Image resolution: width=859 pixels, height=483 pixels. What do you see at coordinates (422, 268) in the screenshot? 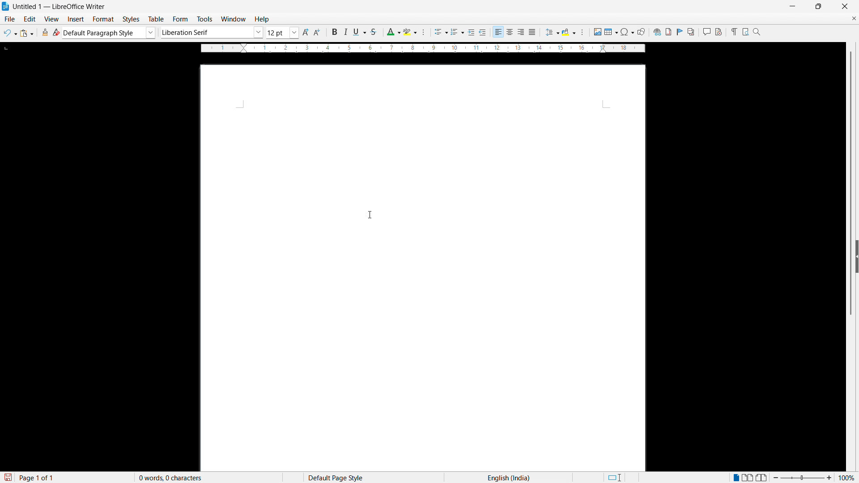
I see `Page ` at bounding box center [422, 268].